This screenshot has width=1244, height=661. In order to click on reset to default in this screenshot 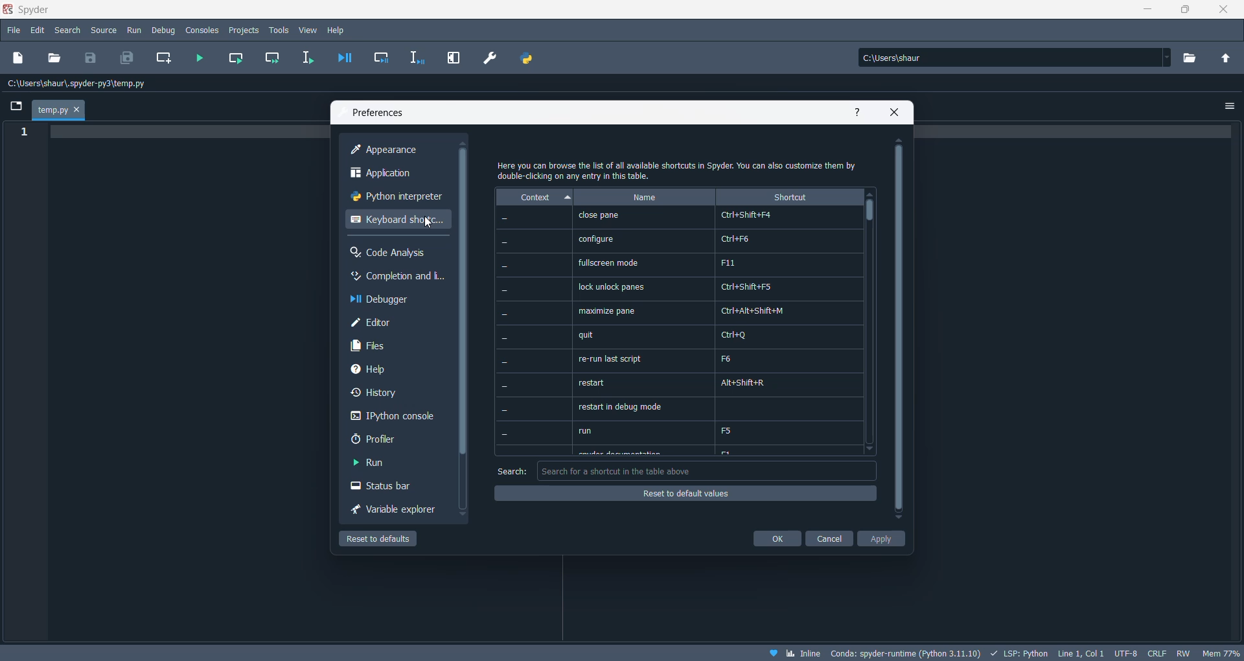, I will do `click(390, 539)`.